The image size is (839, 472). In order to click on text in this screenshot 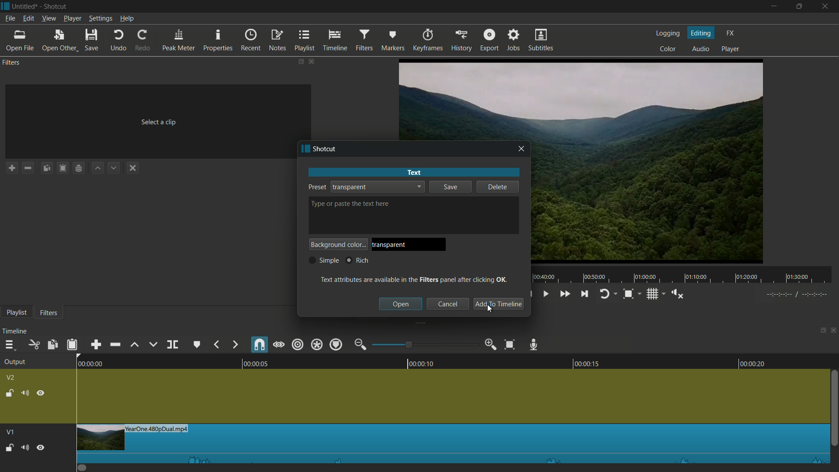, I will do `click(415, 279)`.